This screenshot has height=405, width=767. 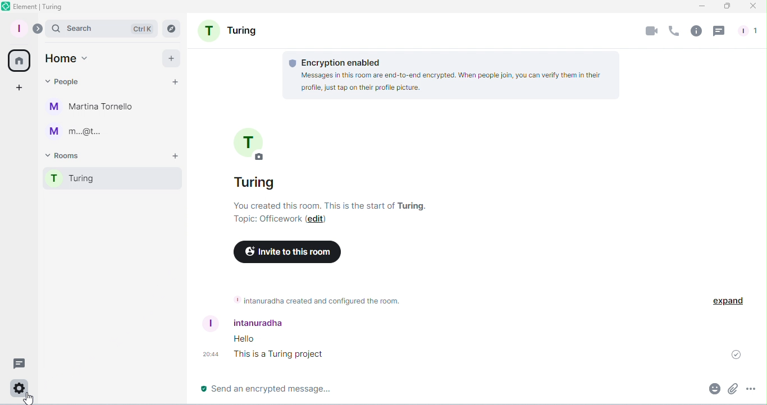 I want to click on Invite to this room, so click(x=290, y=251).